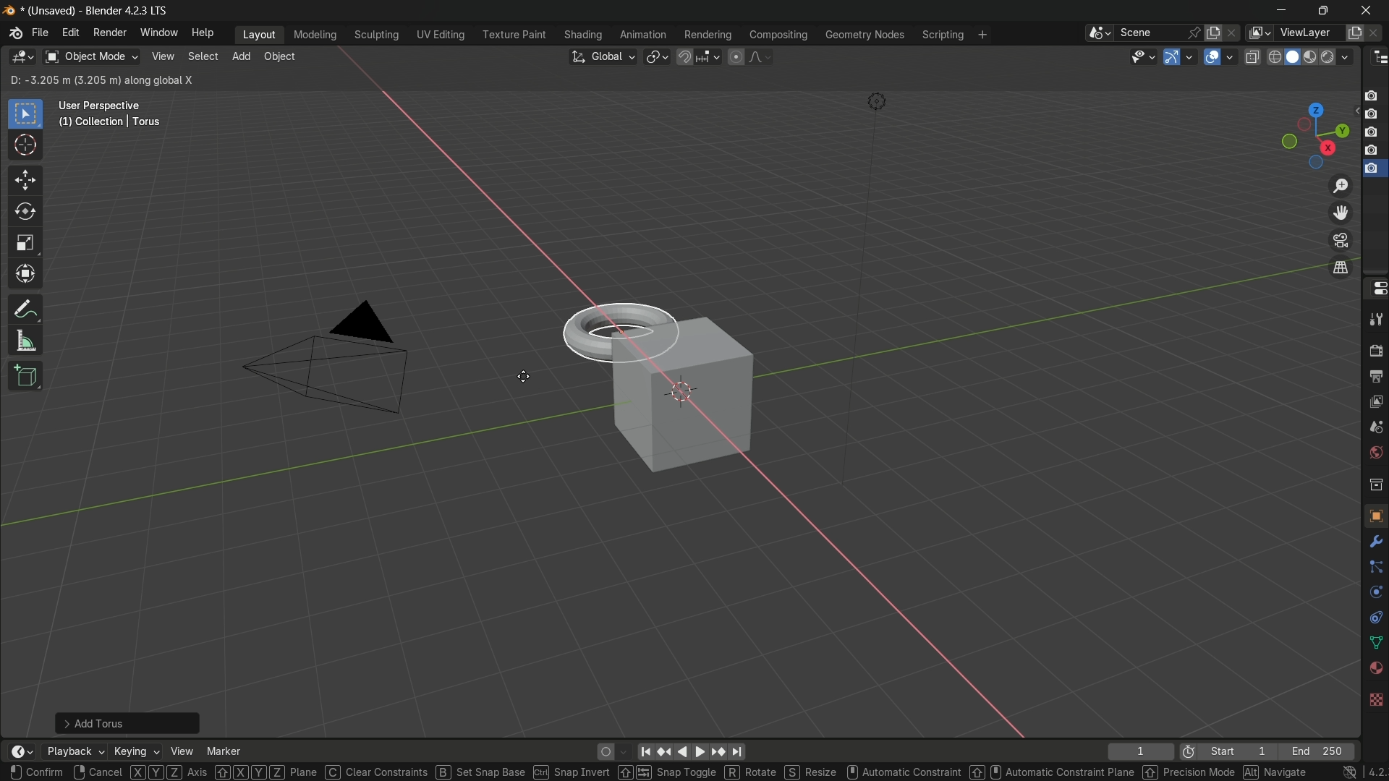  I want to click on world, so click(1373, 453).